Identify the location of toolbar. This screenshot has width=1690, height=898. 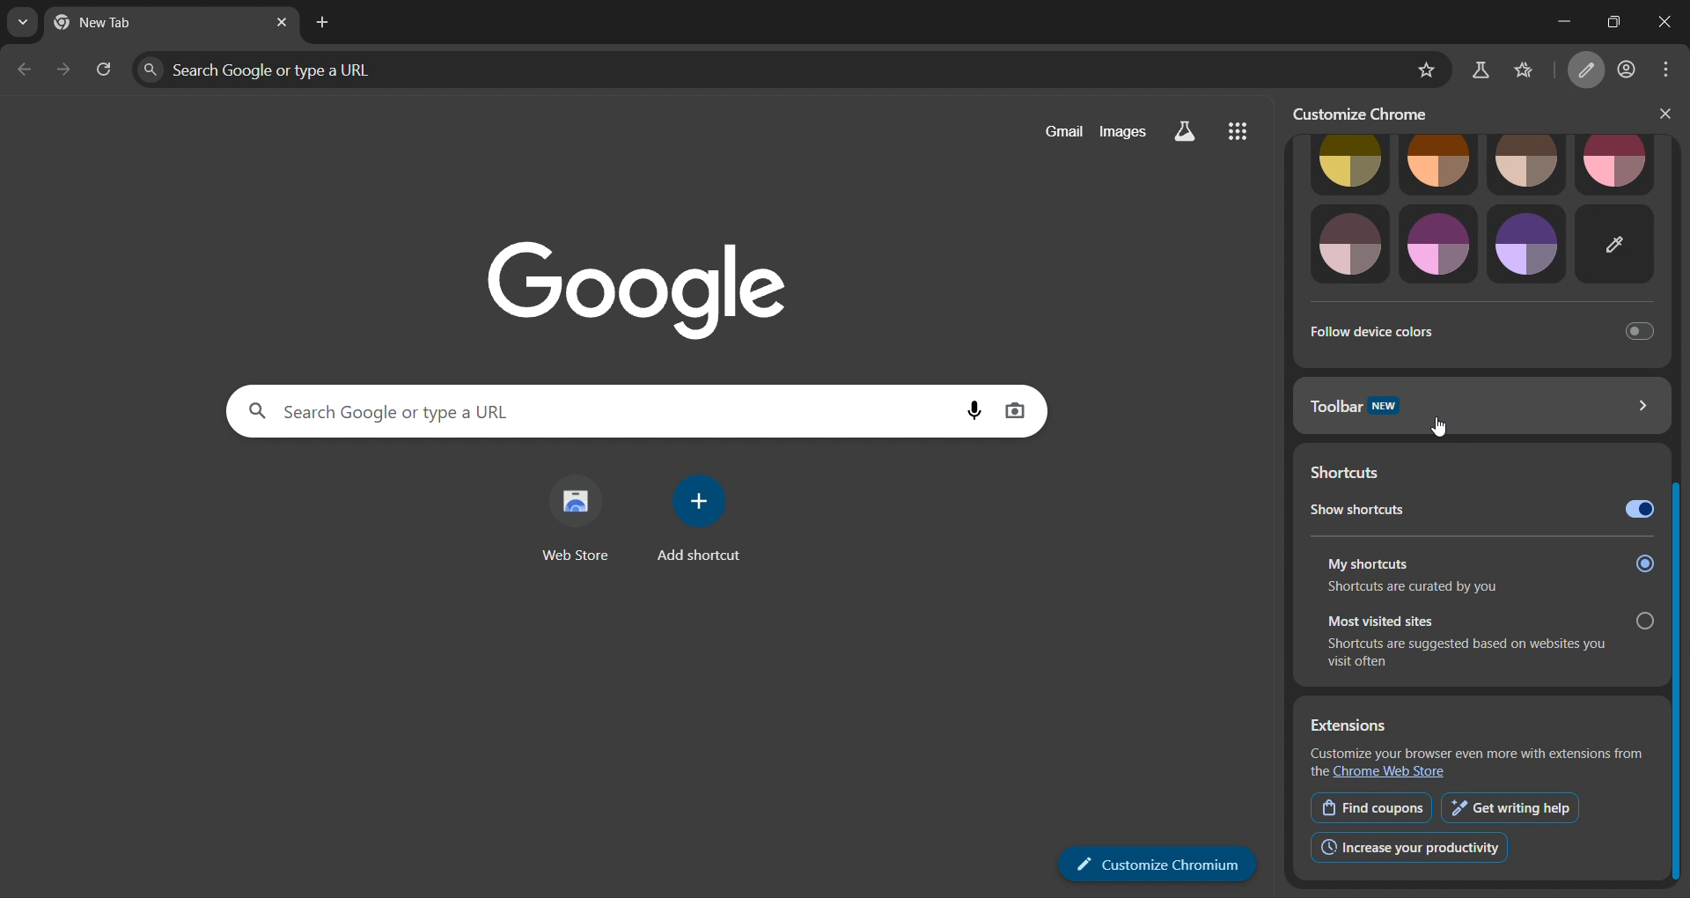
(1481, 405).